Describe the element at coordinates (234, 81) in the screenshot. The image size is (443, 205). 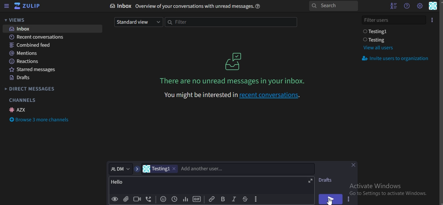
I see `There are no unread messages in your inbox.` at that location.